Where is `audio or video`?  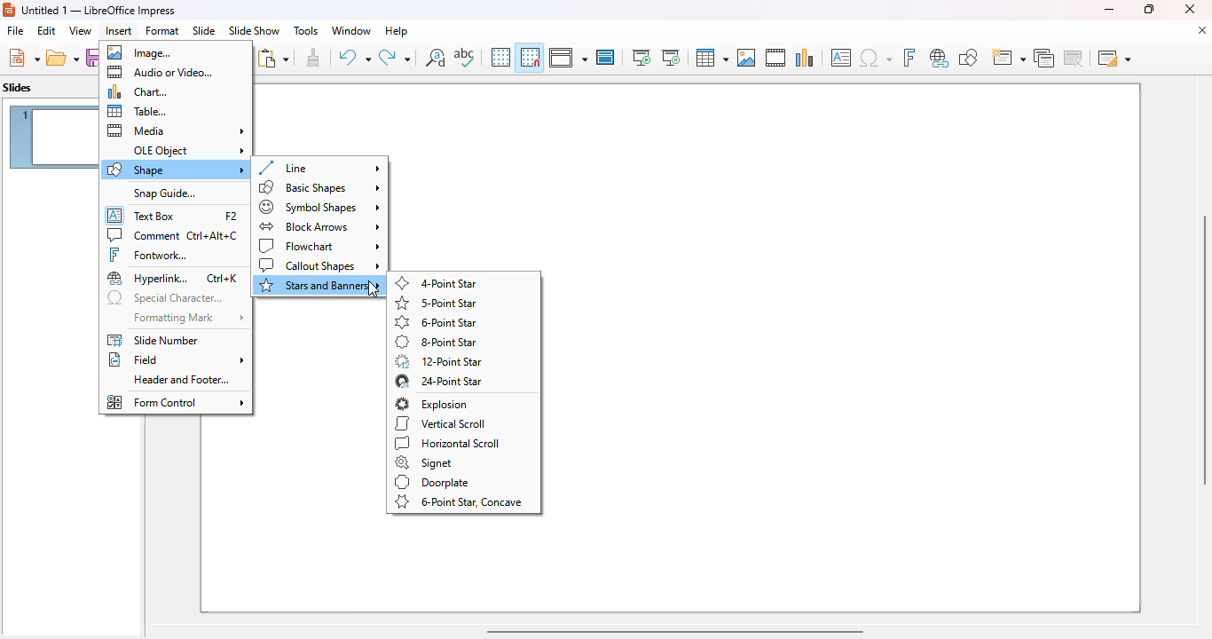 audio or video is located at coordinates (161, 72).